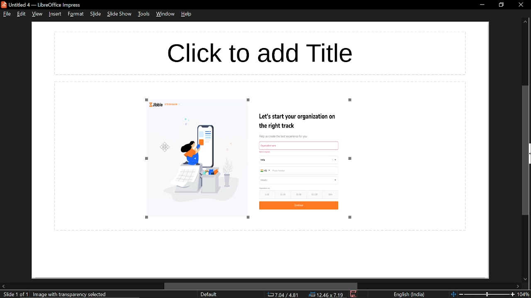 The image size is (531, 298). I want to click on window, so click(165, 15).